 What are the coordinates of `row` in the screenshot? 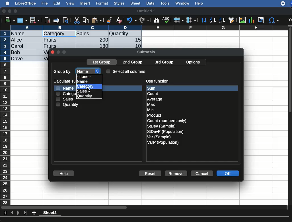 It's located at (6, 118).